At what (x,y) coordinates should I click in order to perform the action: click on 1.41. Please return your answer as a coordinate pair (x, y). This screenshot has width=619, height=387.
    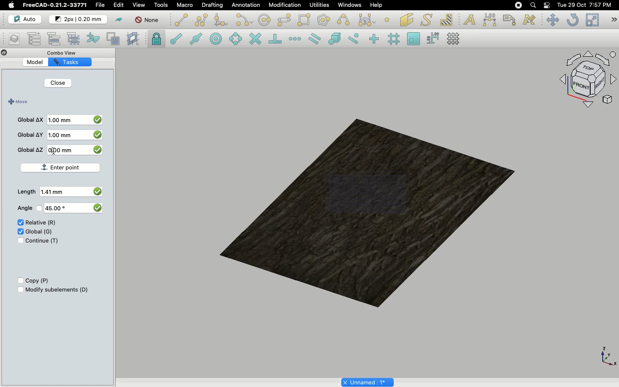
    Looking at the image, I should click on (53, 192).